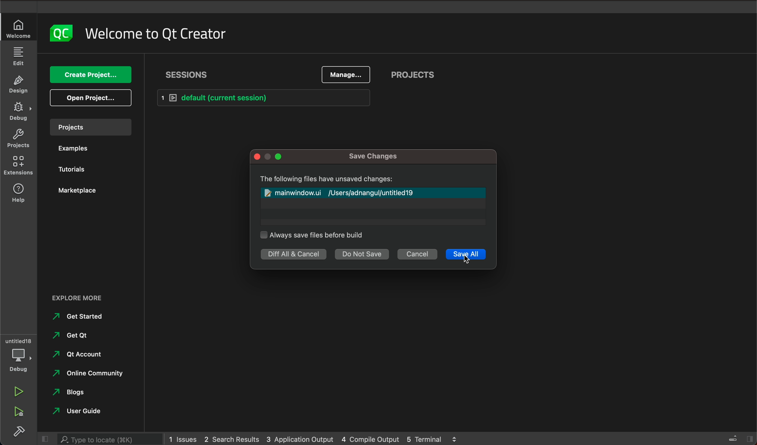 The image size is (757, 445). I want to click on Qt Account, so click(81, 355).